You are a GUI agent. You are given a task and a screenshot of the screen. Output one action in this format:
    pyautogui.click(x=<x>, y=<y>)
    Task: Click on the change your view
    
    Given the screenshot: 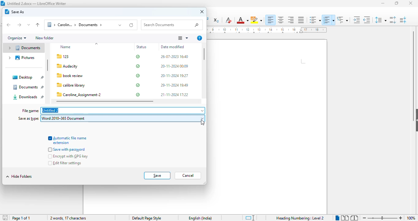 What is the action you would take?
    pyautogui.click(x=183, y=38)
    